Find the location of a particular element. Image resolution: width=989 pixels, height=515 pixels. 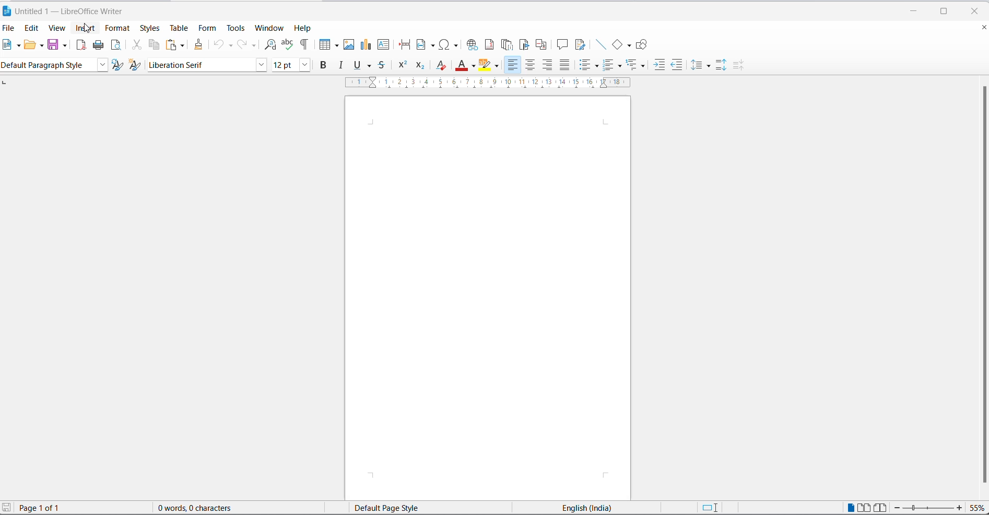

font size options is located at coordinates (303, 65).